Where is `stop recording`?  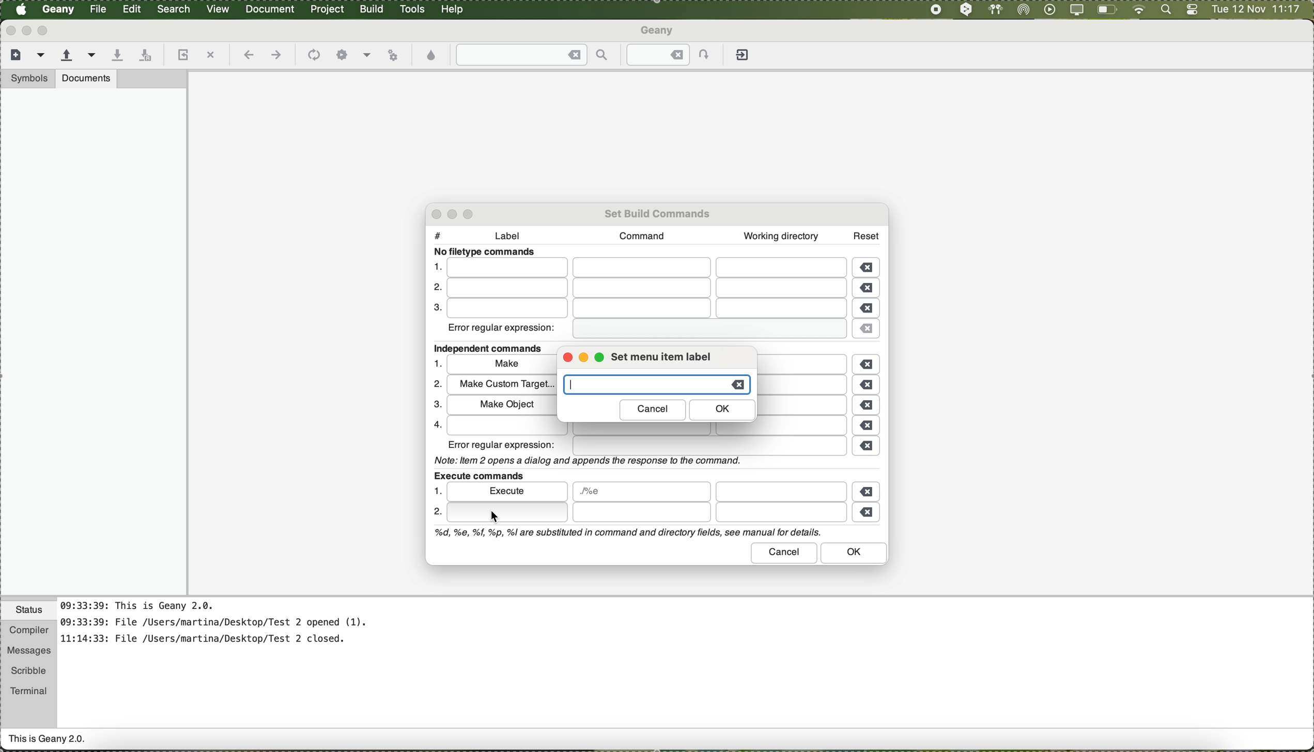 stop recording is located at coordinates (935, 9).